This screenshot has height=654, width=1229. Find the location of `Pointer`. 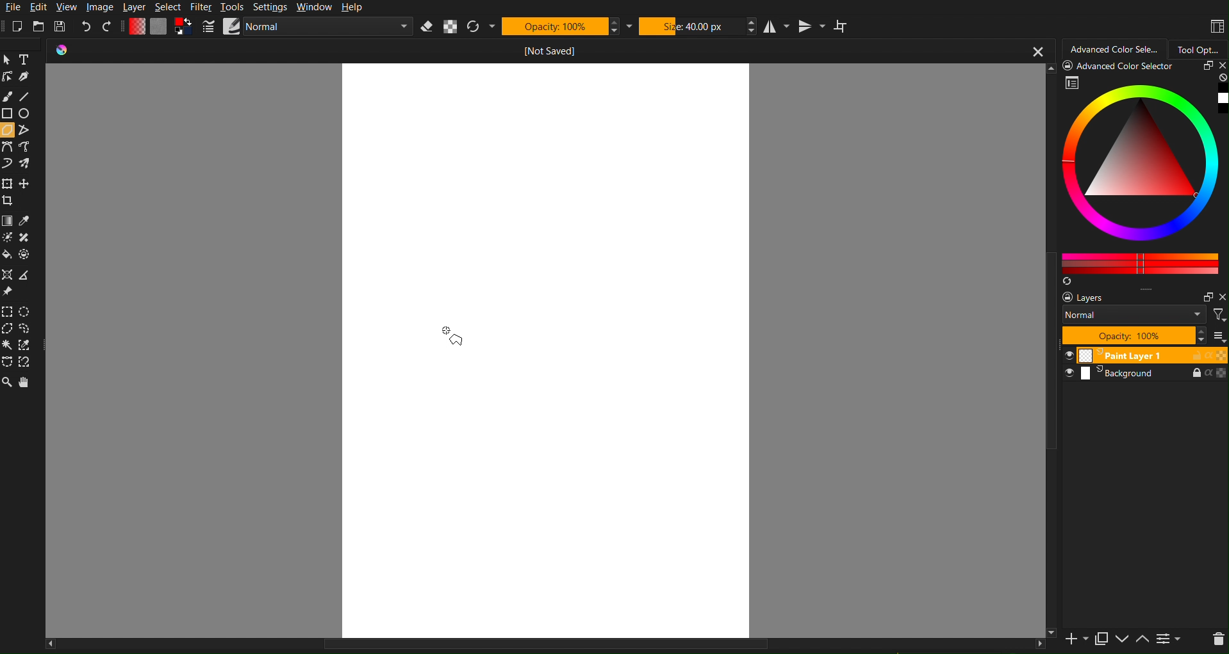

Pointer is located at coordinates (8, 60).